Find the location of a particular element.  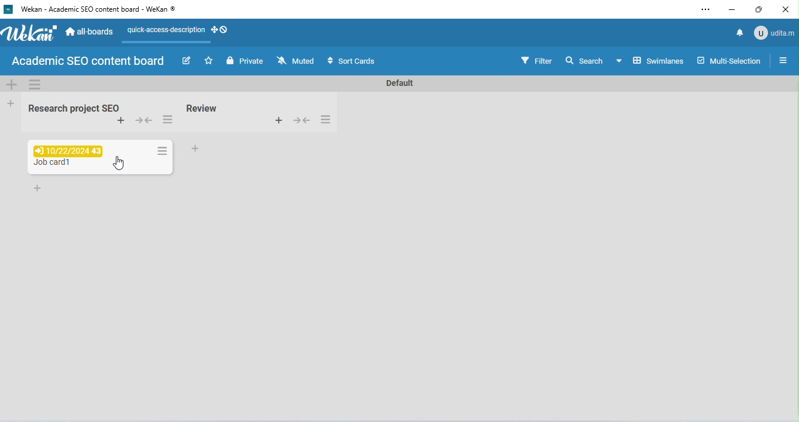

card options is located at coordinates (162, 151).